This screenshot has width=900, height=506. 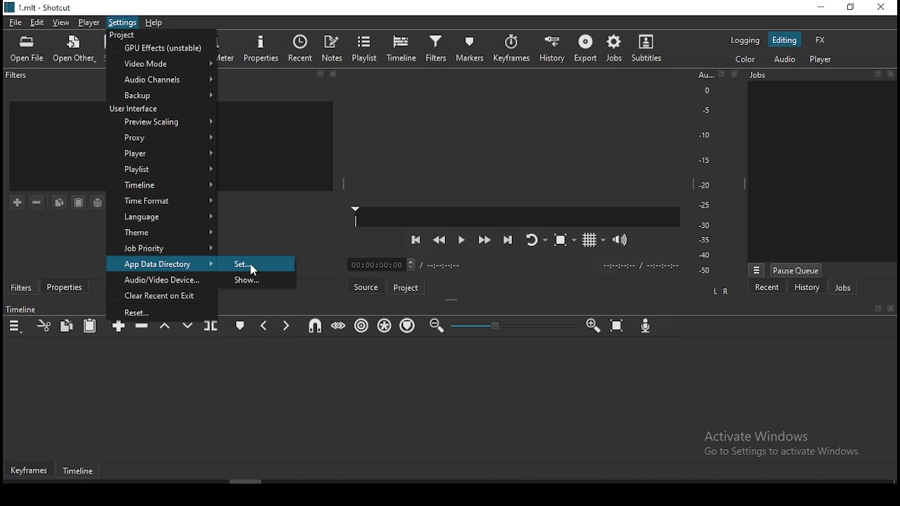 I want to click on remove selected filter, so click(x=36, y=202).